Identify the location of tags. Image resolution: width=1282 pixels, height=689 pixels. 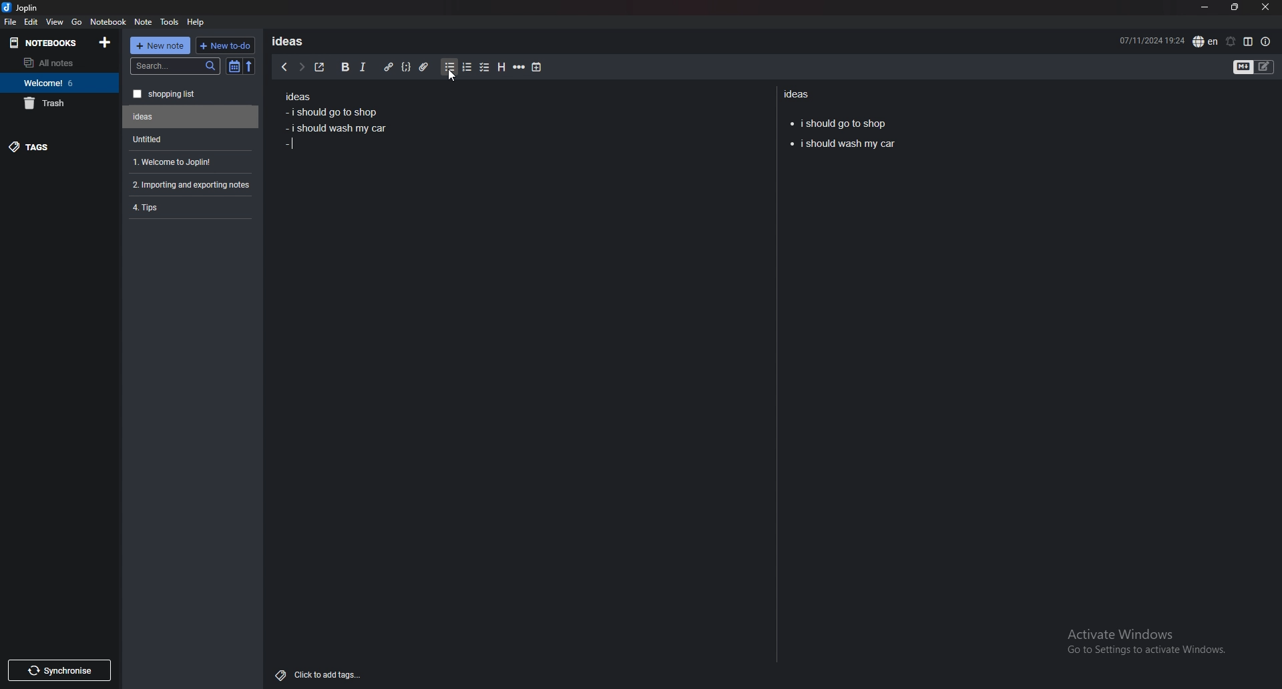
(60, 146).